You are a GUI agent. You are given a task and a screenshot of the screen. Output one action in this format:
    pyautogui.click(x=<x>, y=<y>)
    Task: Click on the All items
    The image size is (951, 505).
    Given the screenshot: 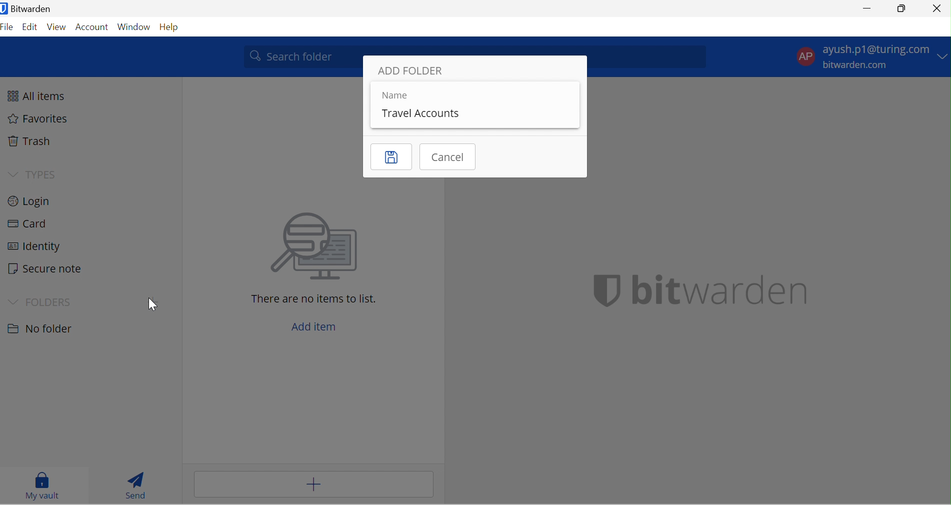 What is the action you would take?
    pyautogui.click(x=41, y=95)
    